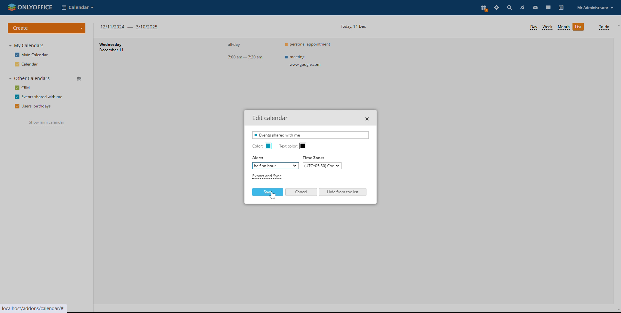 This screenshot has height=313, width=621. Describe the element at coordinates (276, 166) in the screenshot. I see `set alert` at that location.